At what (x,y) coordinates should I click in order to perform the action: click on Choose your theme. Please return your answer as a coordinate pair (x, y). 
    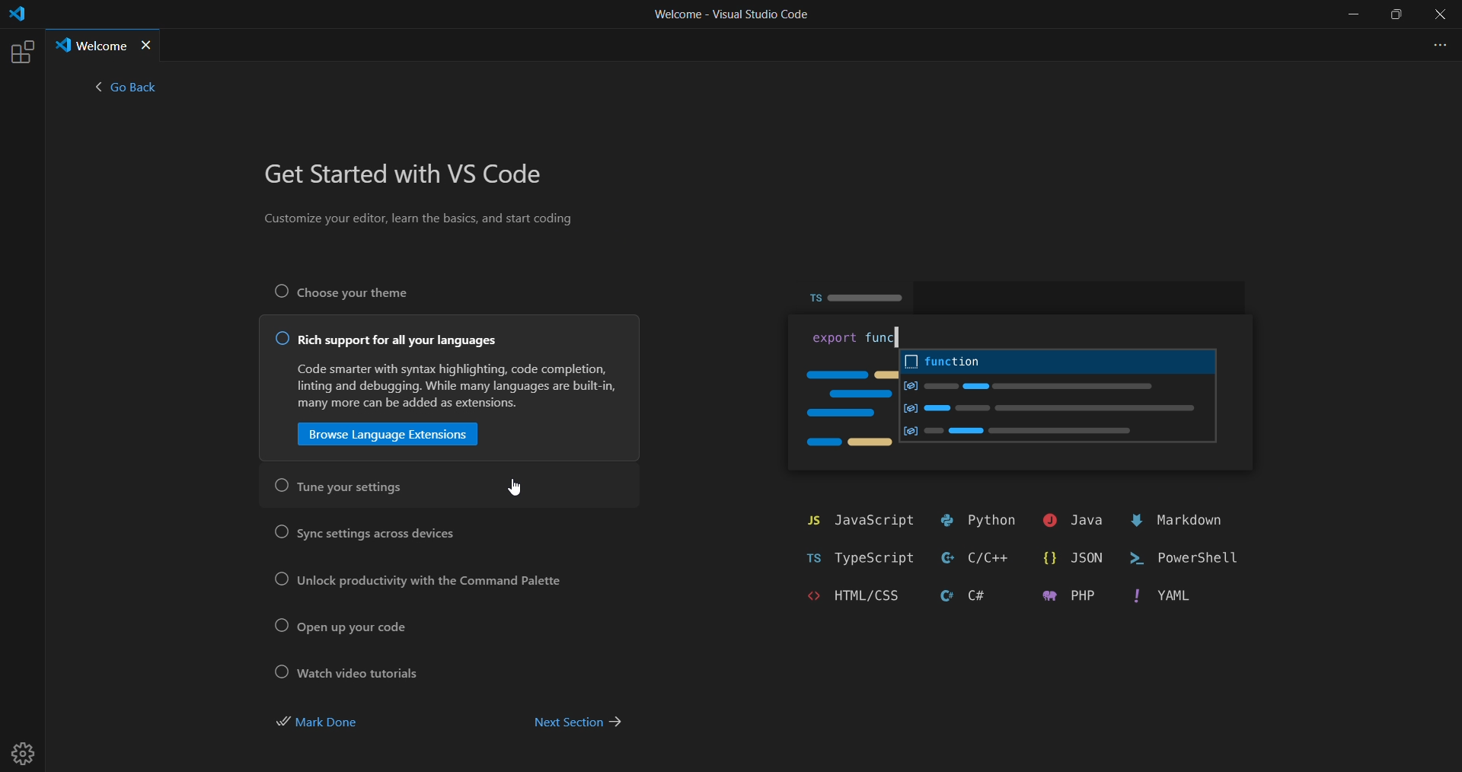
    Looking at the image, I should click on (362, 292).